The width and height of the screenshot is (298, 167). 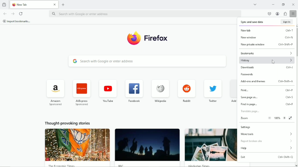 I want to click on Exit Ctrl+Shift+Q, so click(x=268, y=157).